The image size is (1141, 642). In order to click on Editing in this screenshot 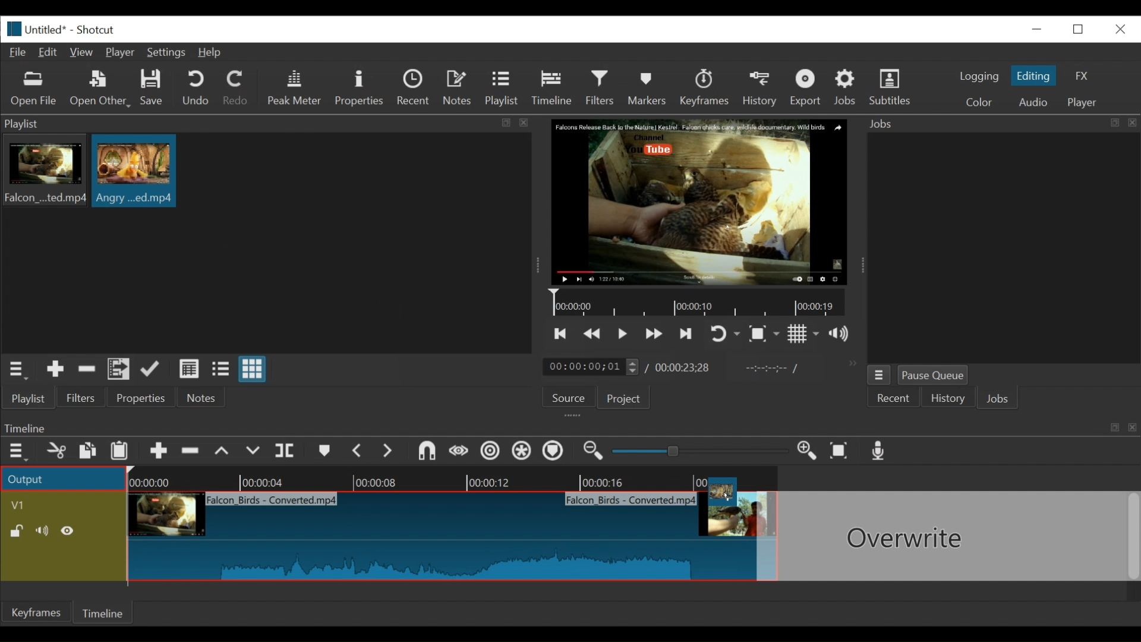, I will do `click(1035, 75)`.